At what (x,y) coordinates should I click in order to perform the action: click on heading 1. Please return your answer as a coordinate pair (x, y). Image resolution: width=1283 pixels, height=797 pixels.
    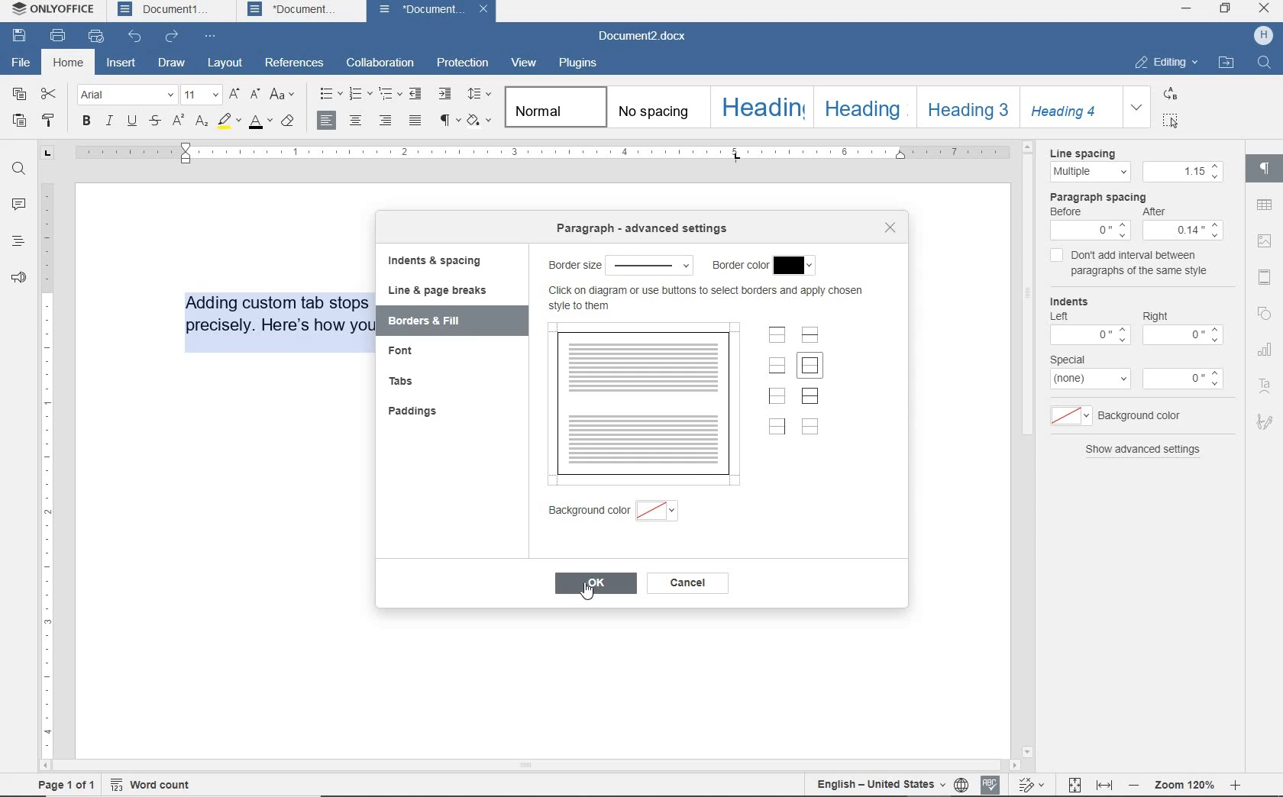
    Looking at the image, I should click on (760, 108).